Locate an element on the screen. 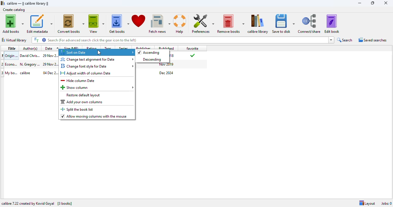  edit book is located at coordinates (332, 24).